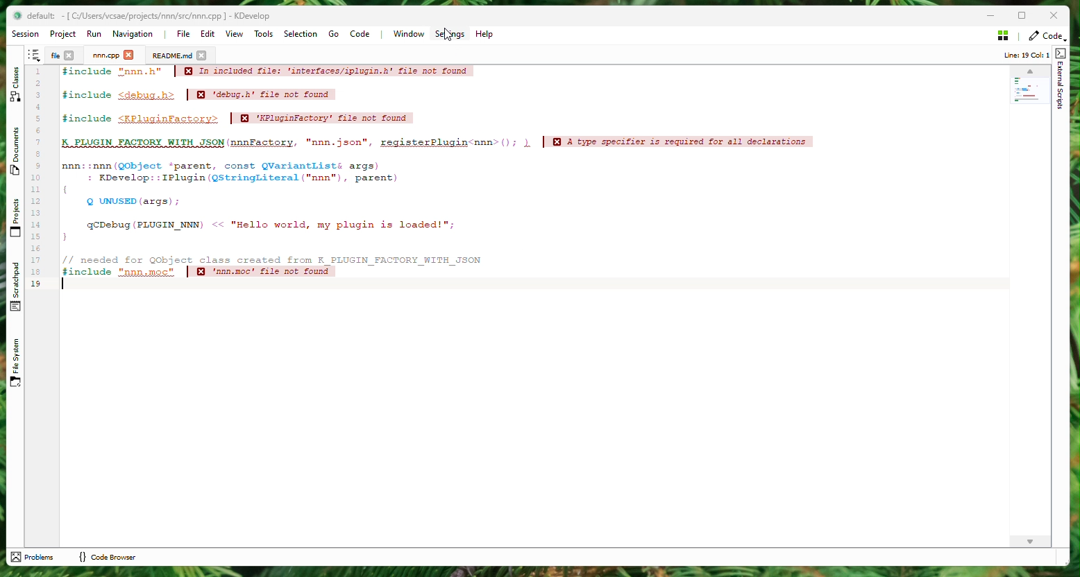 This screenshot has height=577, width=1080. I want to click on close, so click(70, 55).